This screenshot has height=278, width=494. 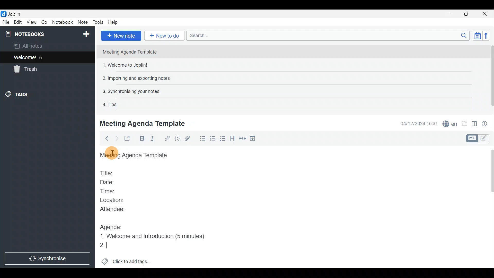 What do you see at coordinates (48, 34) in the screenshot?
I see `Notebooks` at bounding box center [48, 34].